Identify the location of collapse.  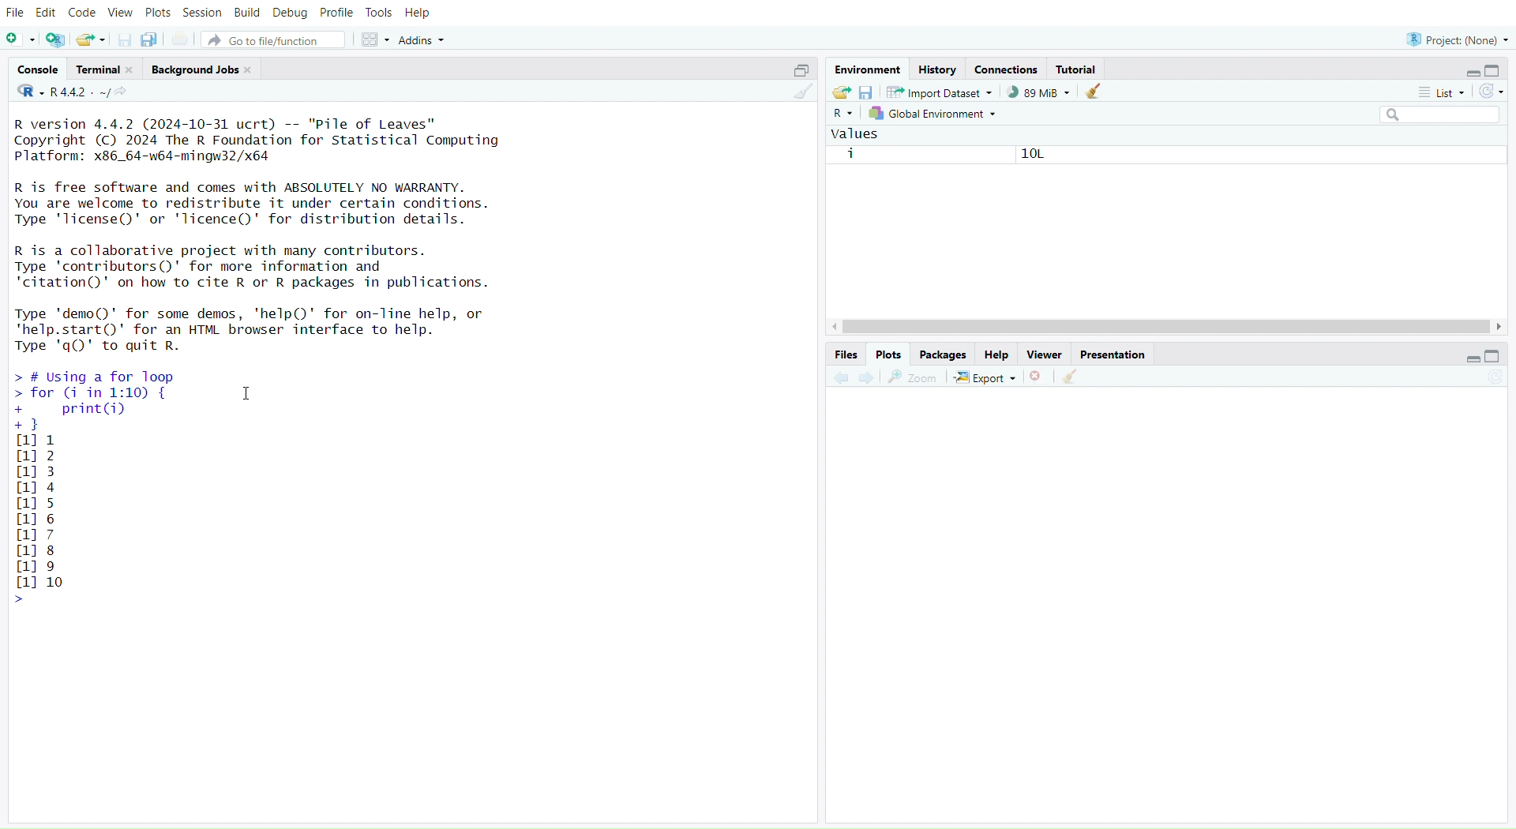
(1498, 69).